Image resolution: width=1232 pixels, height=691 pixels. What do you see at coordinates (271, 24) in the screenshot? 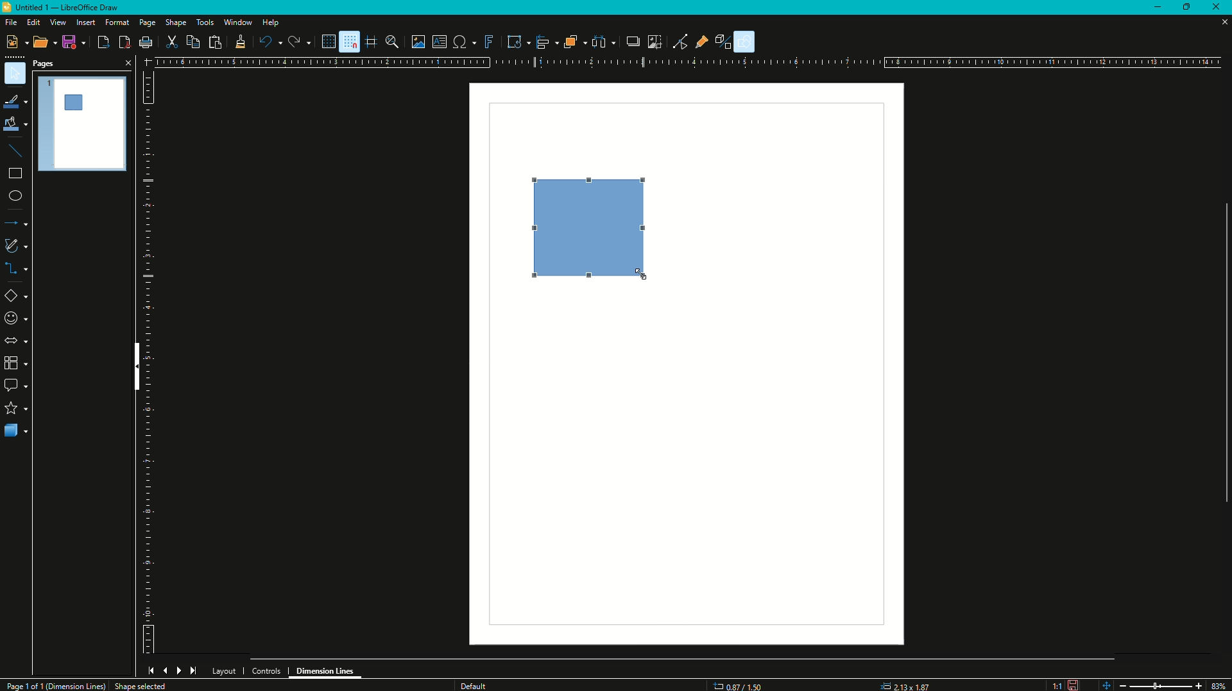
I see `Help` at bounding box center [271, 24].